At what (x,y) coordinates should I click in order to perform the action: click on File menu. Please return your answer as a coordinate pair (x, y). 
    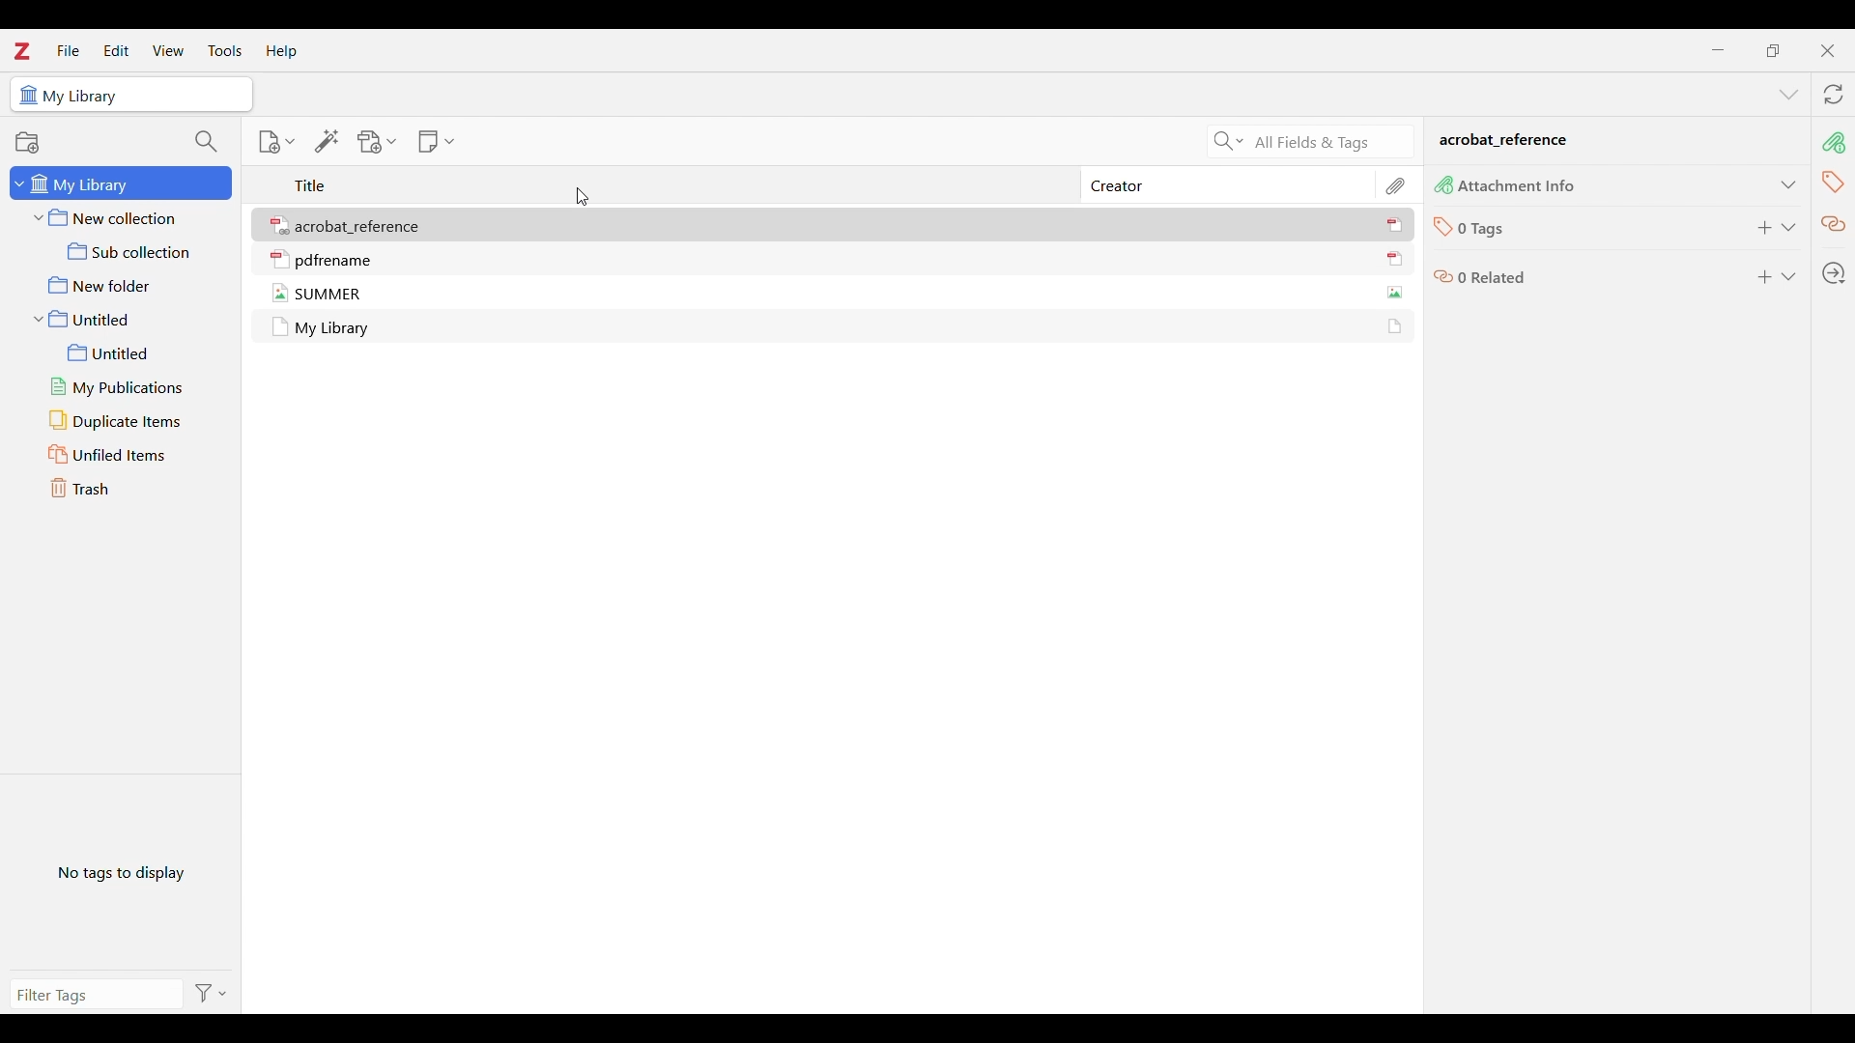
    Looking at the image, I should click on (69, 49).